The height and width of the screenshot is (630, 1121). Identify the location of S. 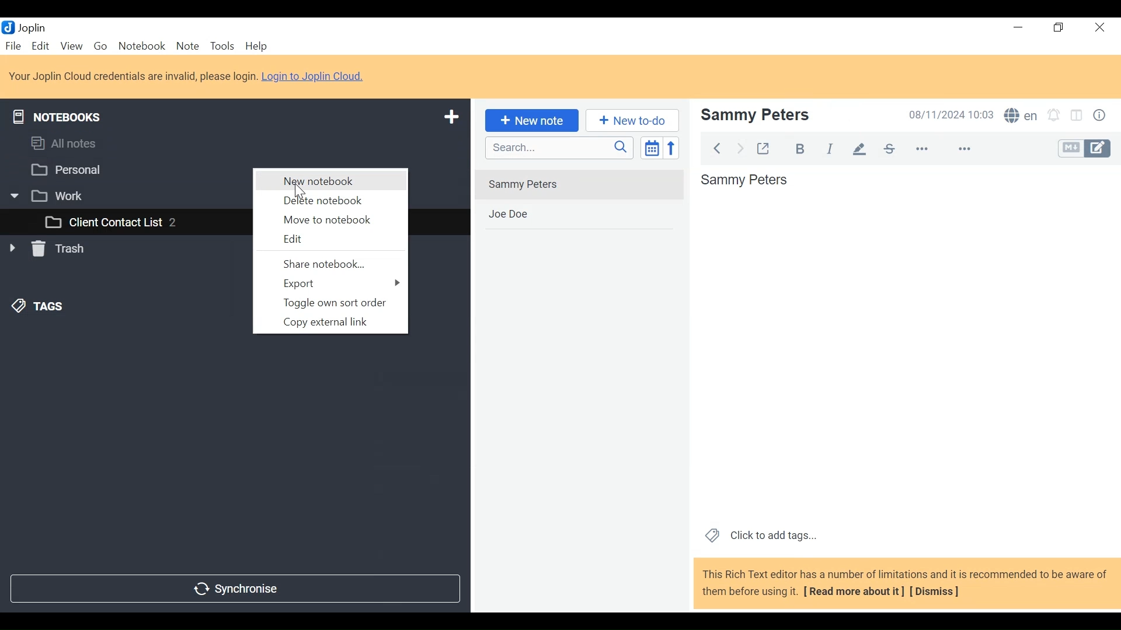
(1021, 116).